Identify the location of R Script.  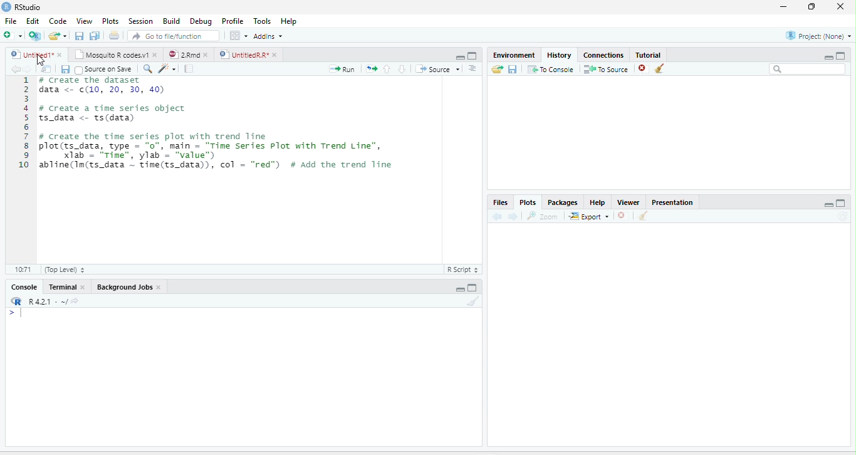
(463, 269).